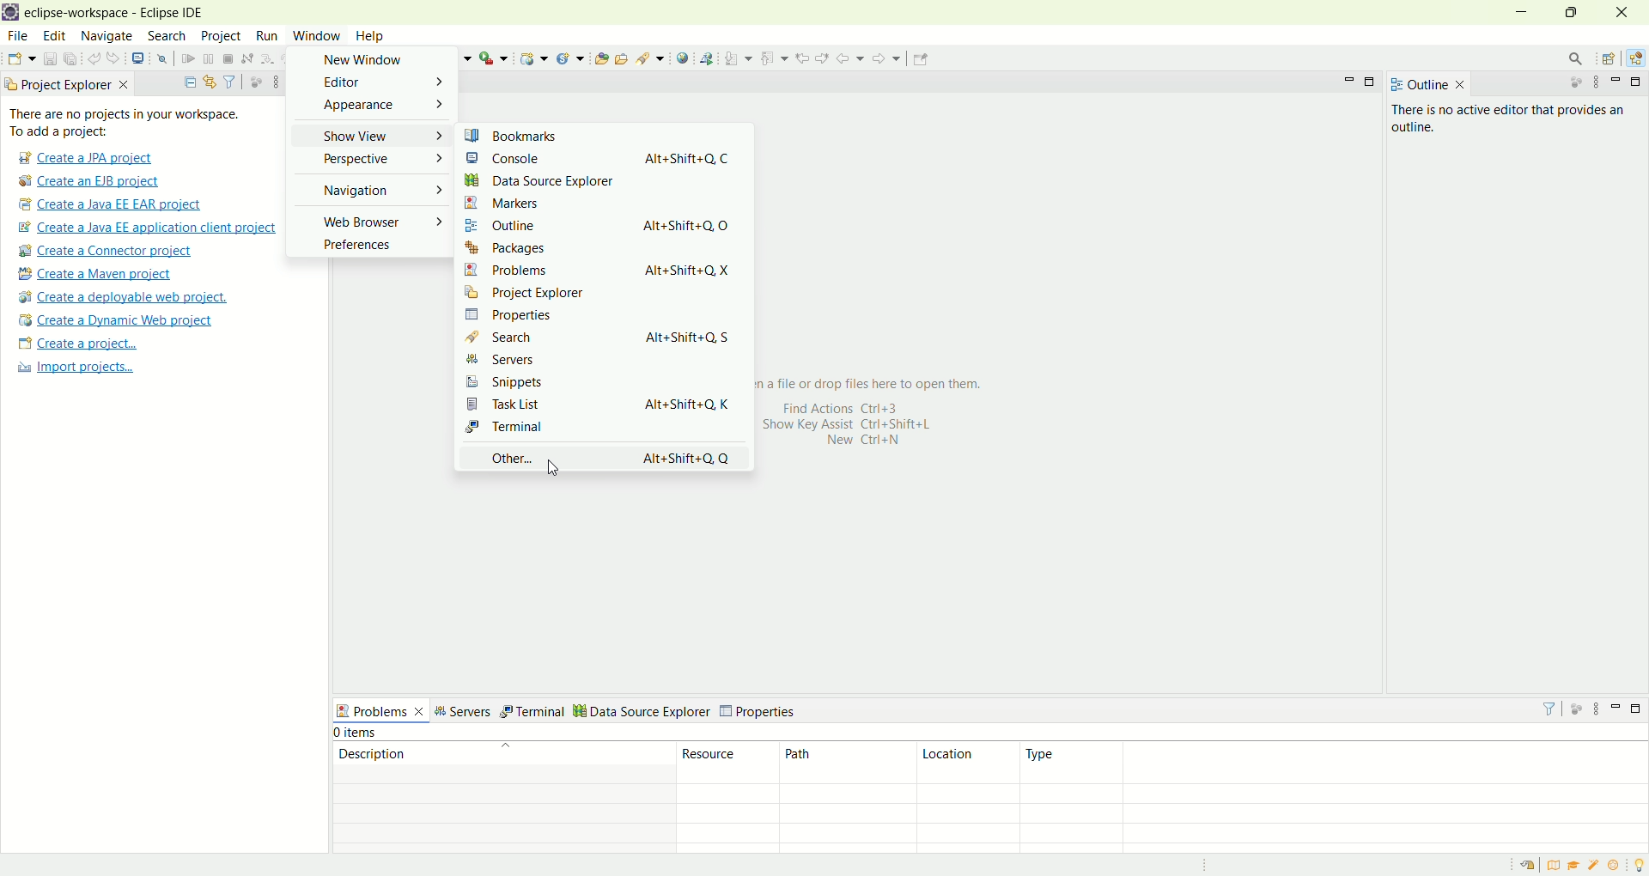 The image size is (1649, 876). Describe the element at coordinates (1526, 867) in the screenshot. I see `restore welcome` at that location.